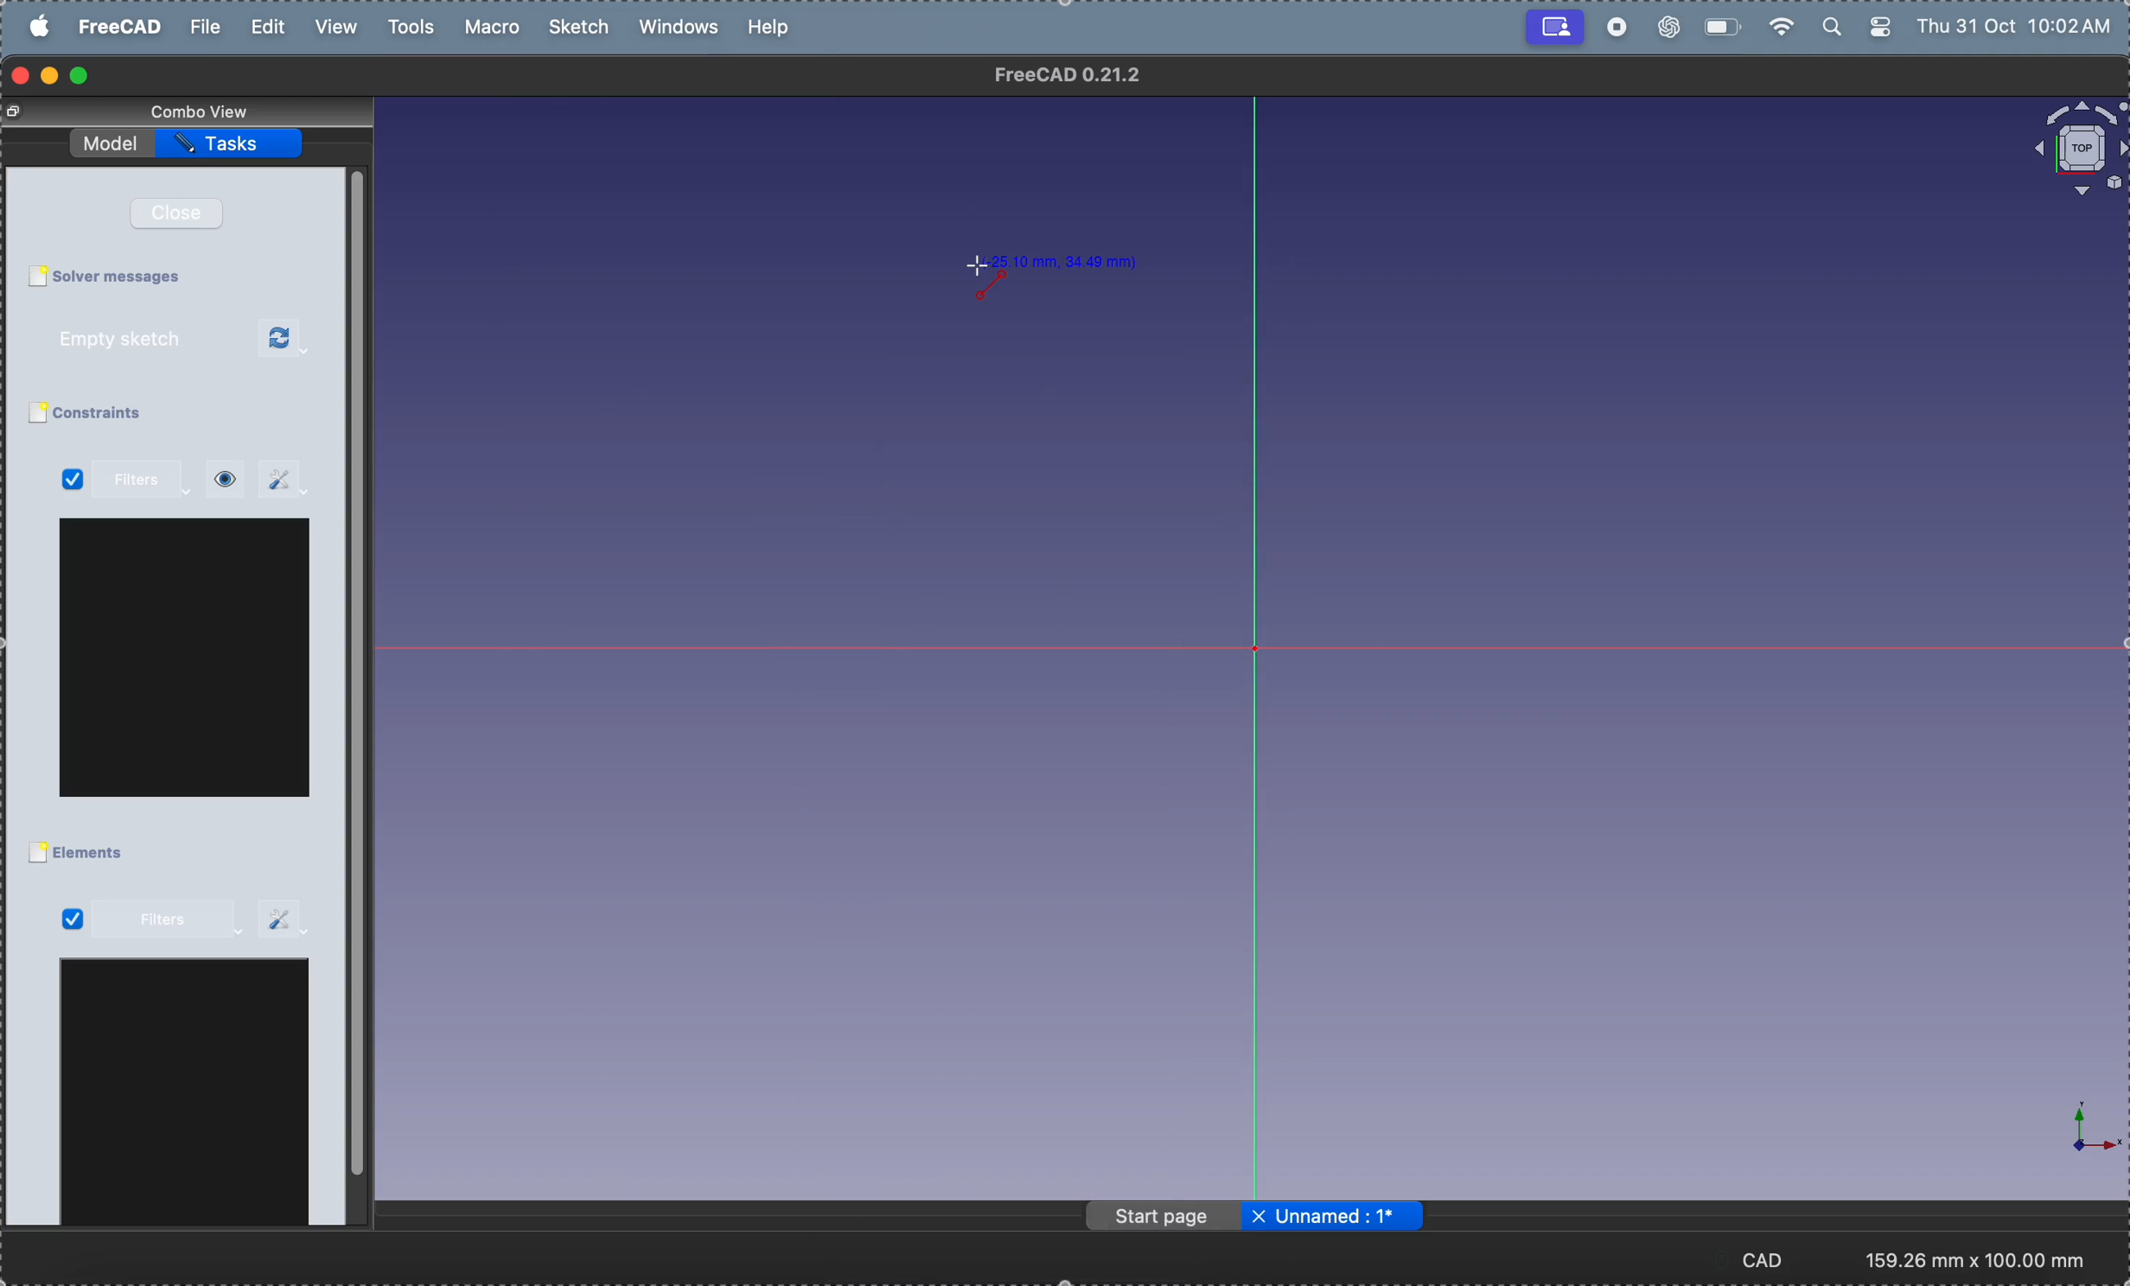  Describe the element at coordinates (41, 26) in the screenshot. I see `apple menu` at that location.